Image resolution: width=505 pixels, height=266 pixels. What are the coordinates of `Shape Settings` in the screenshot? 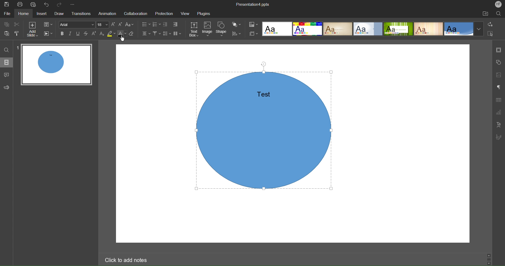 It's located at (499, 62).